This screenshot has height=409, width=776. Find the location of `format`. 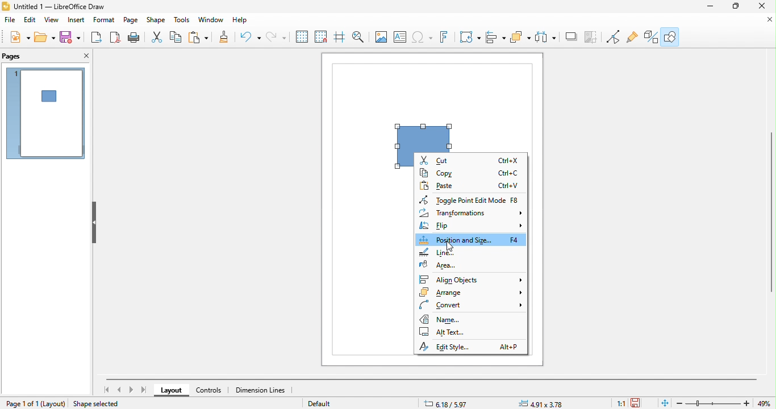

format is located at coordinates (105, 21).